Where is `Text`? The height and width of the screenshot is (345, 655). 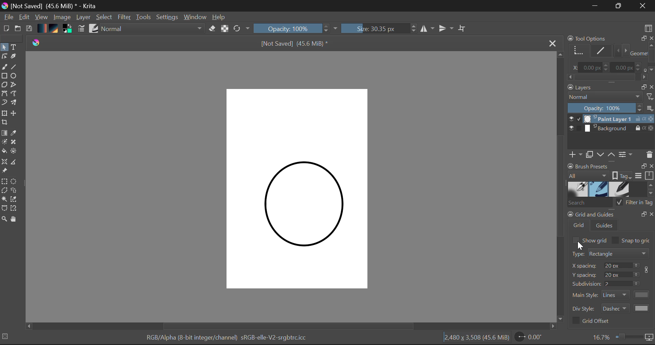 Text is located at coordinates (14, 47).